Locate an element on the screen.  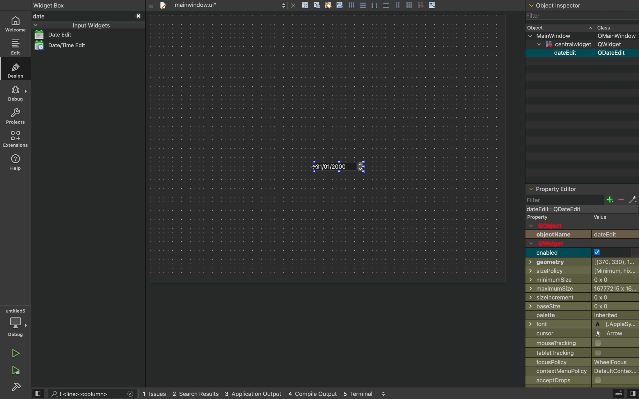
widget box is located at coordinates (51, 4).